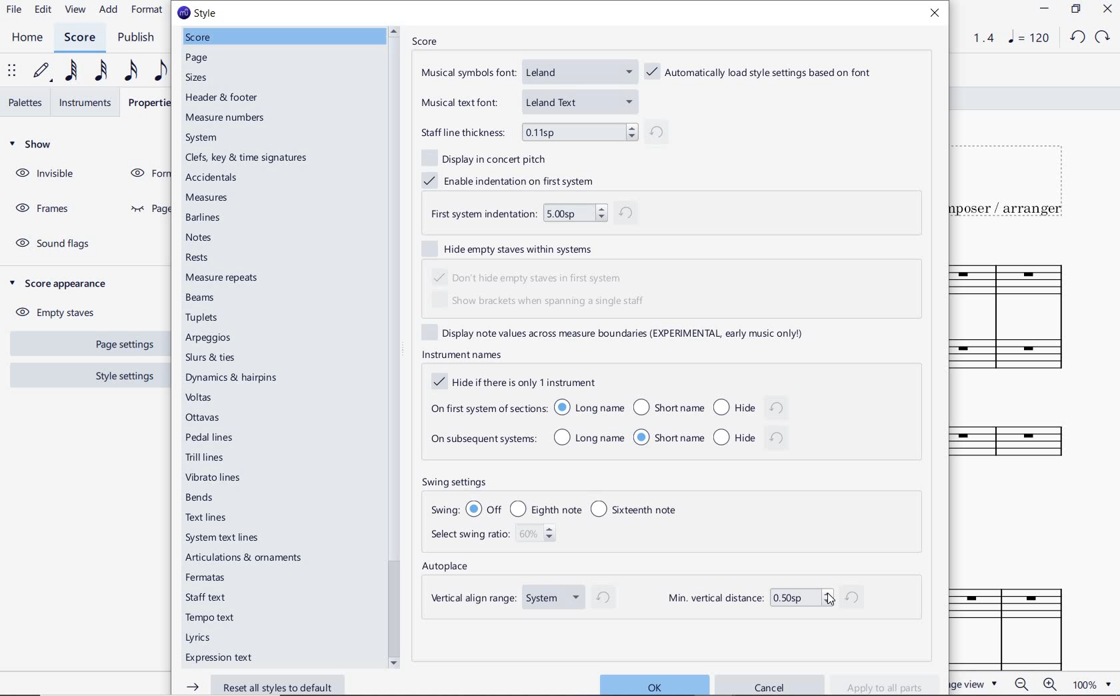 The height and width of the screenshot is (696, 1120). Describe the element at coordinates (225, 118) in the screenshot. I see `measure numbers` at that location.